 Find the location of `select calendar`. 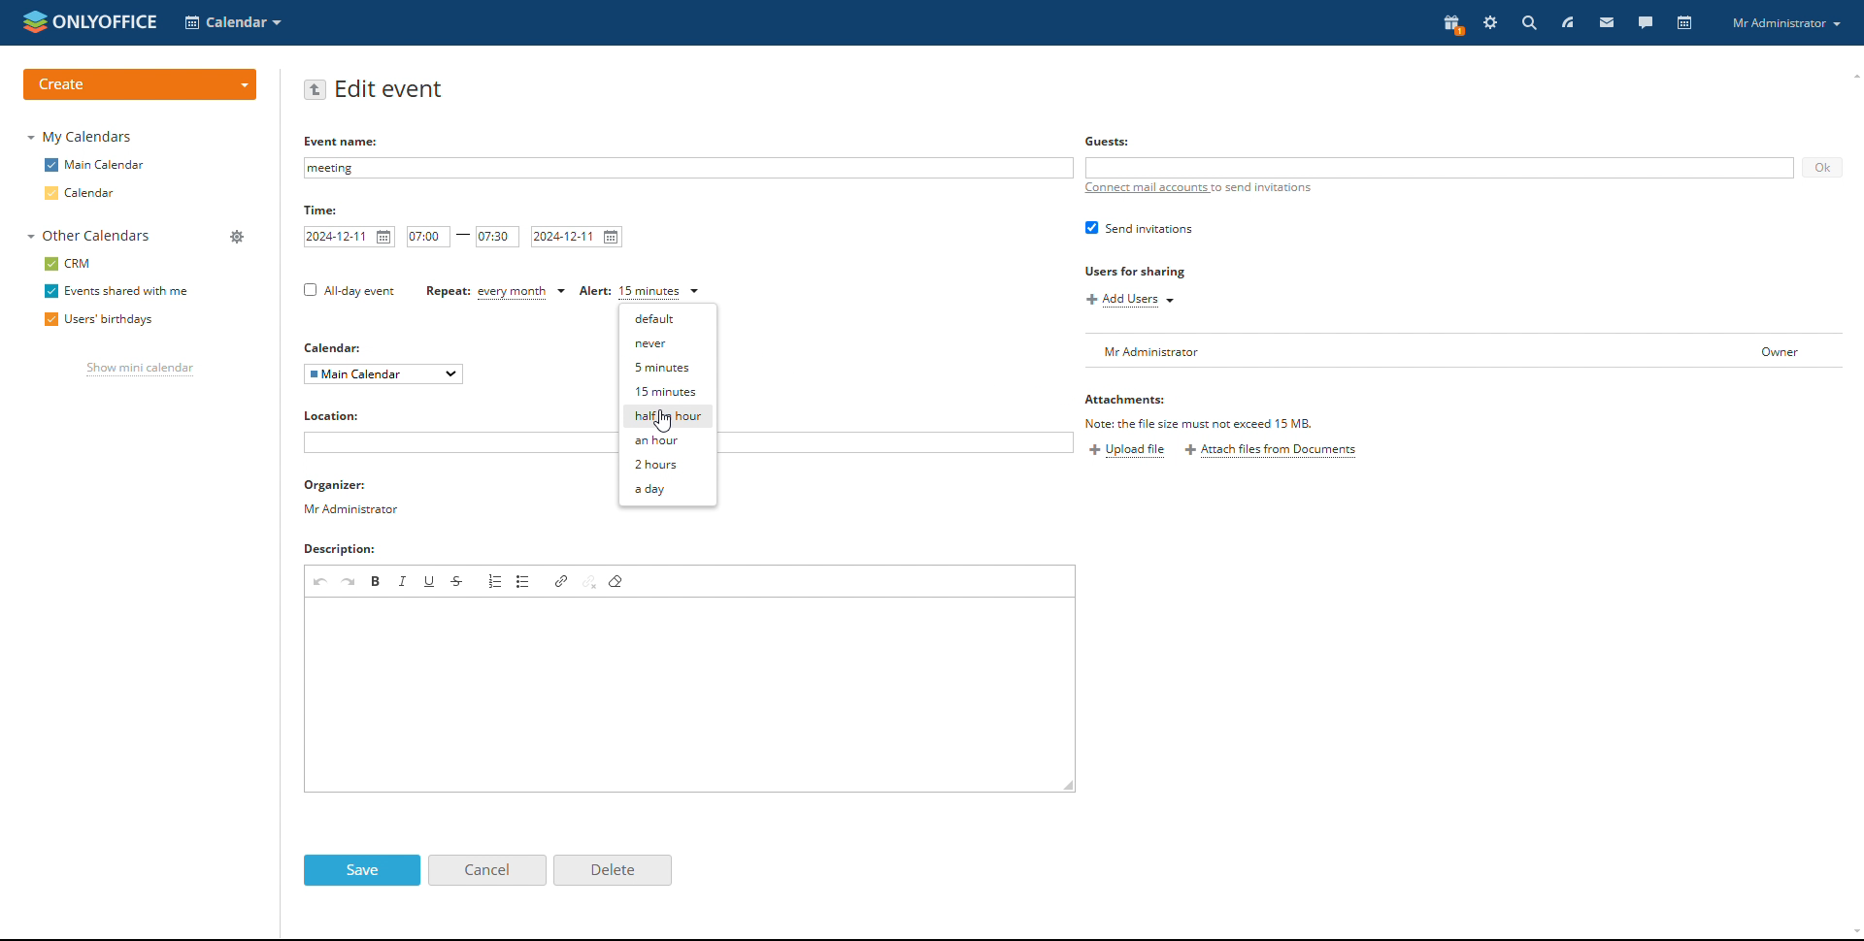

select calendar is located at coordinates (384, 374).